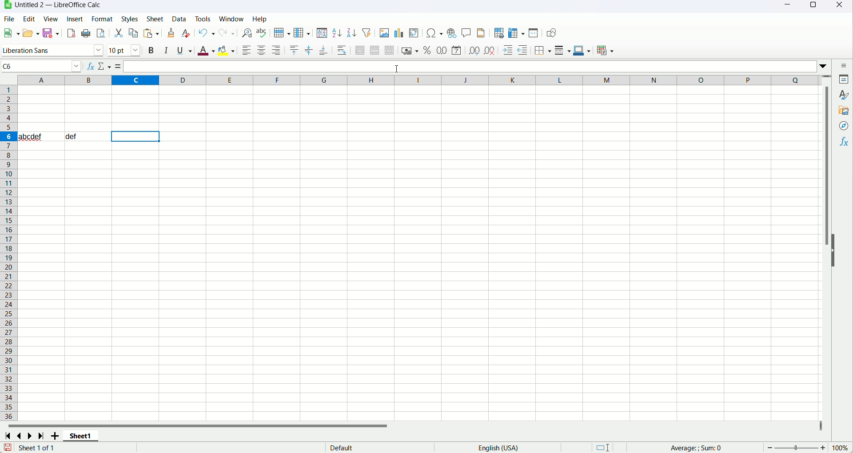 This screenshot has height=453, width=853. Describe the element at coordinates (843, 143) in the screenshot. I see `functions` at that location.